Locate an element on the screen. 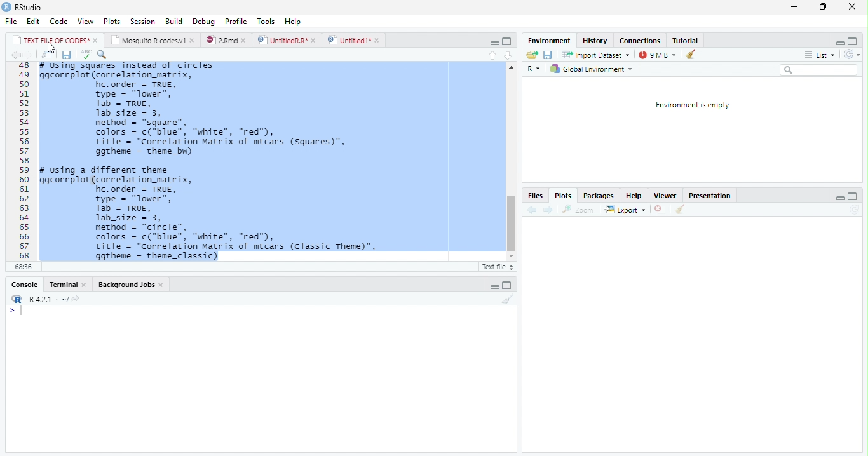 Image resolution: width=868 pixels, height=456 pixels. Mosautto & cosesy is located at coordinates (155, 41).